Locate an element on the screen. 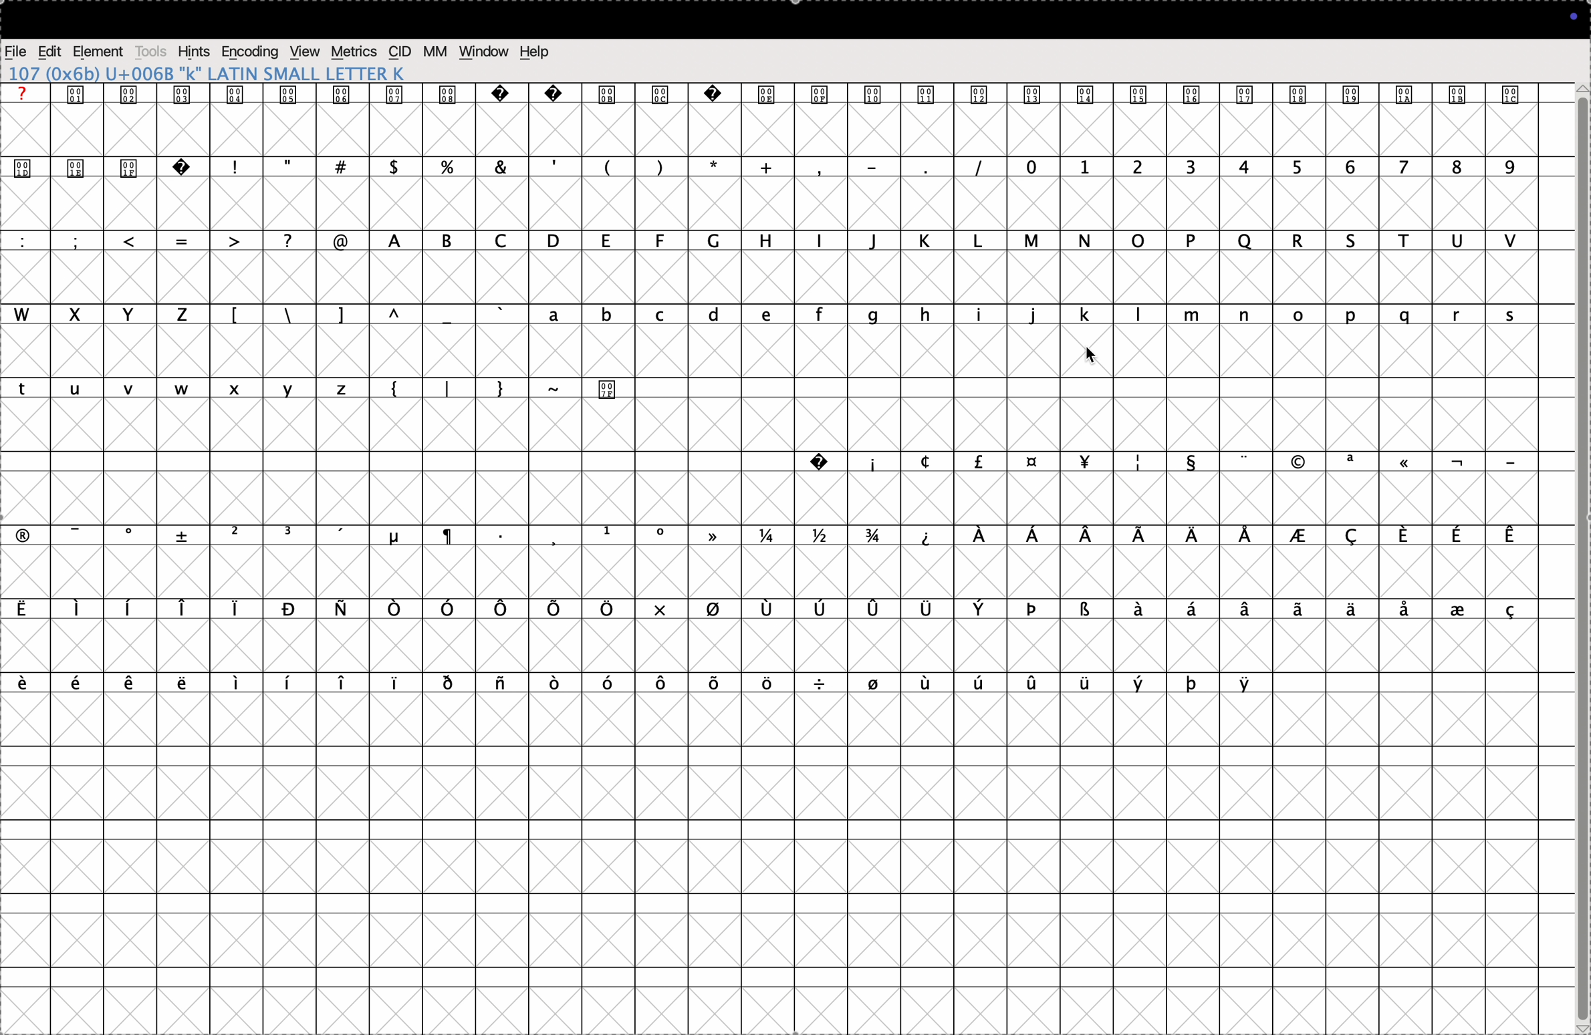 The image size is (1591, 1035). , is located at coordinates (551, 163).